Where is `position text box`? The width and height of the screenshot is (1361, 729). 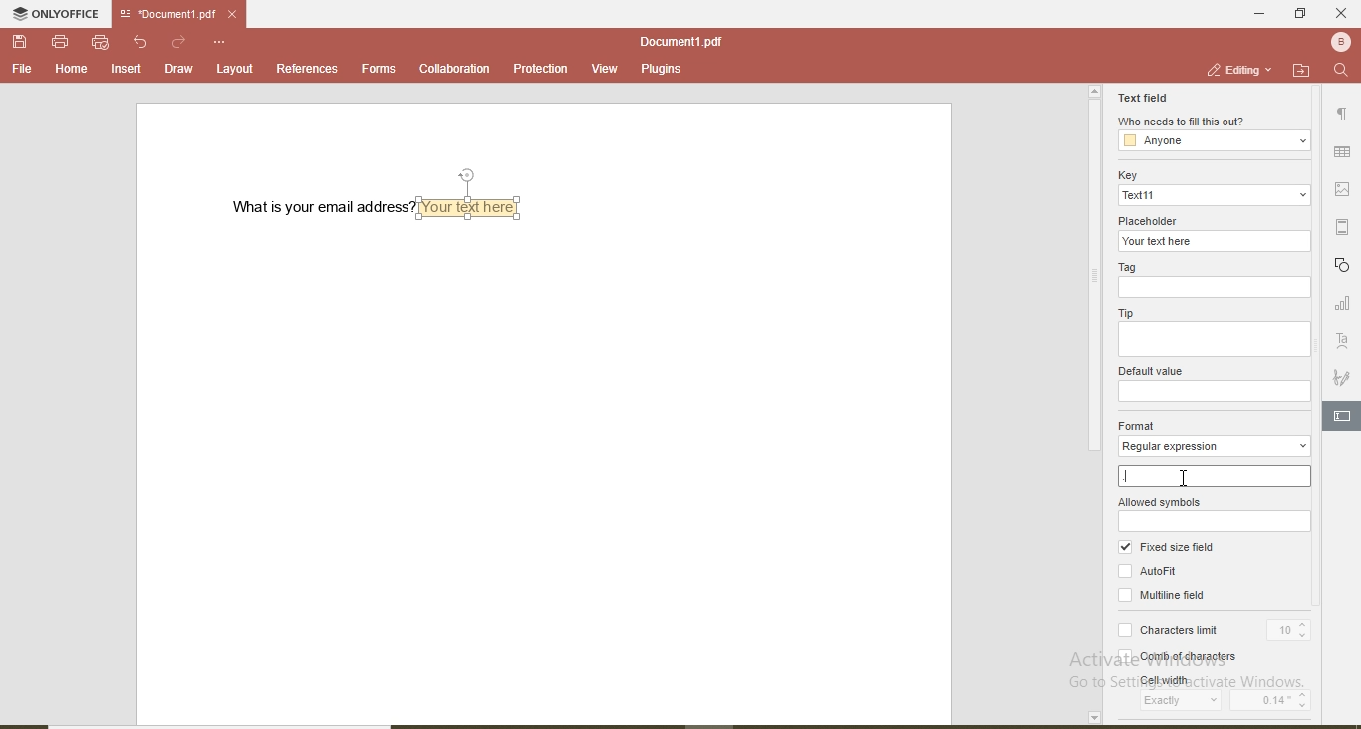
position text box is located at coordinates (471, 174).